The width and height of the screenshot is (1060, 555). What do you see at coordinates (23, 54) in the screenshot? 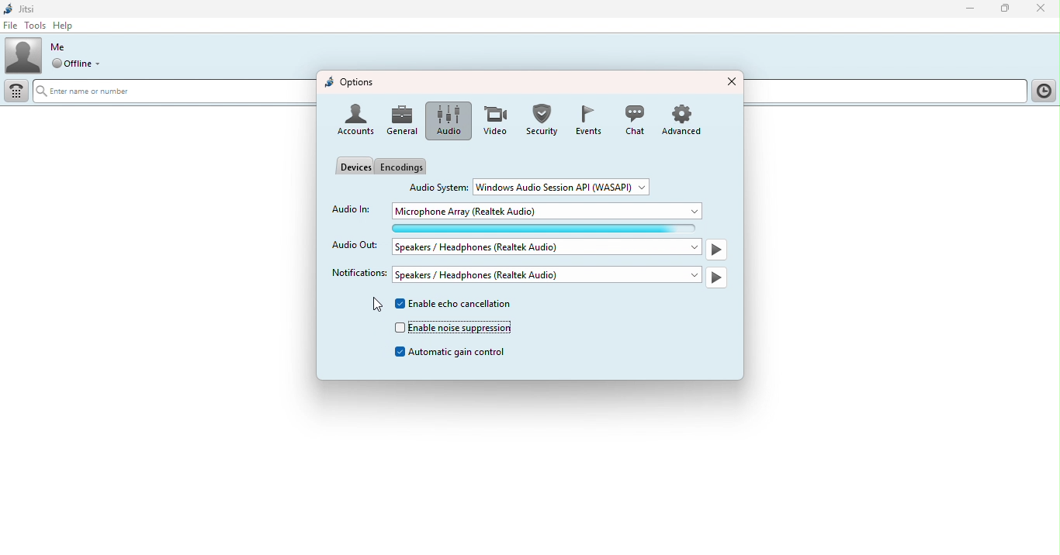
I see `Profile picture` at bounding box center [23, 54].